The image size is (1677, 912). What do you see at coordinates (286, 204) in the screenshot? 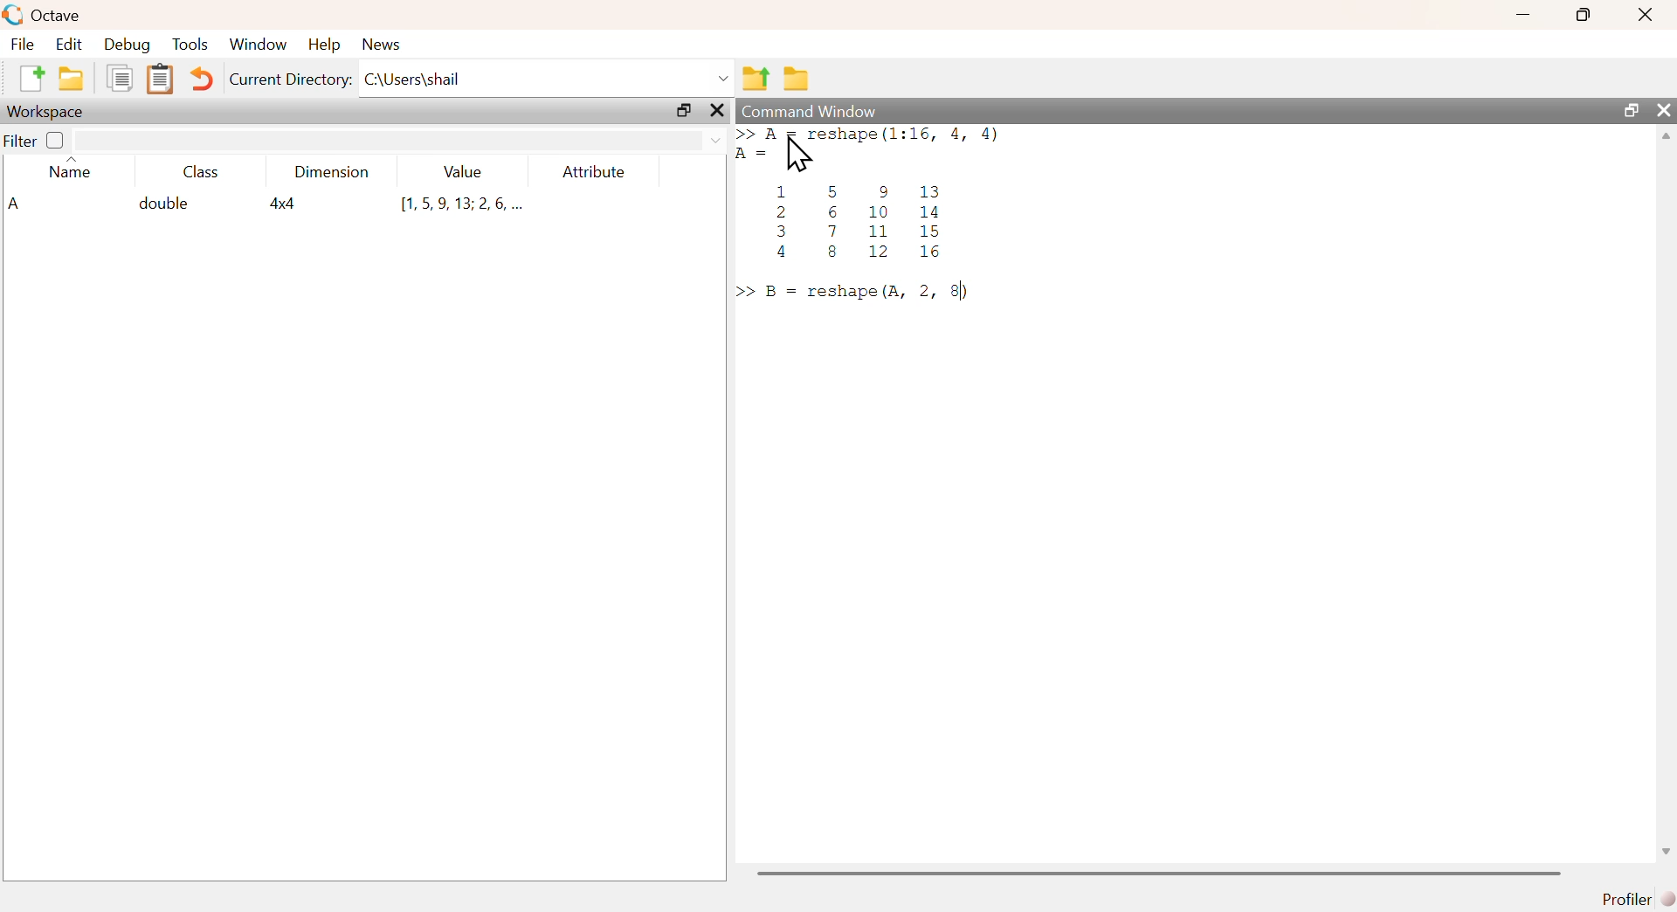
I see `4x4` at bounding box center [286, 204].